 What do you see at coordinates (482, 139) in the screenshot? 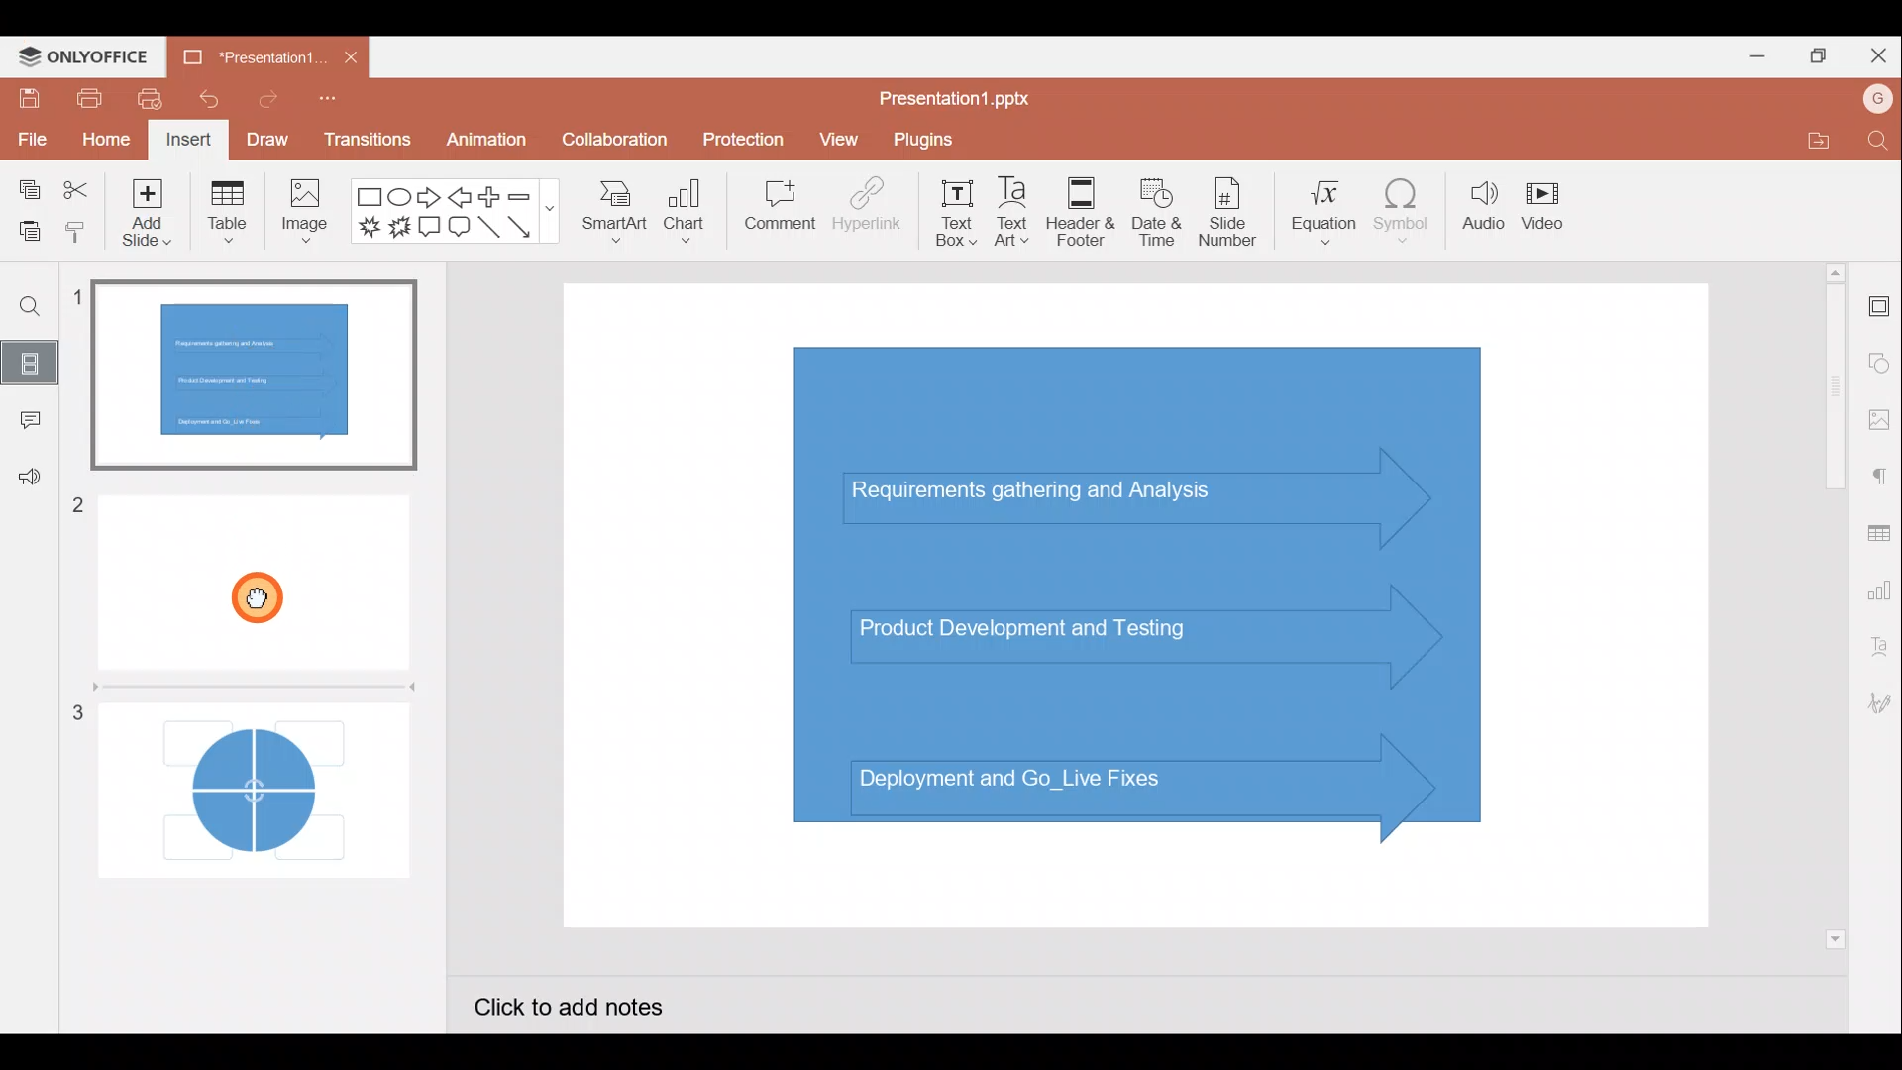
I see `Animation` at bounding box center [482, 139].